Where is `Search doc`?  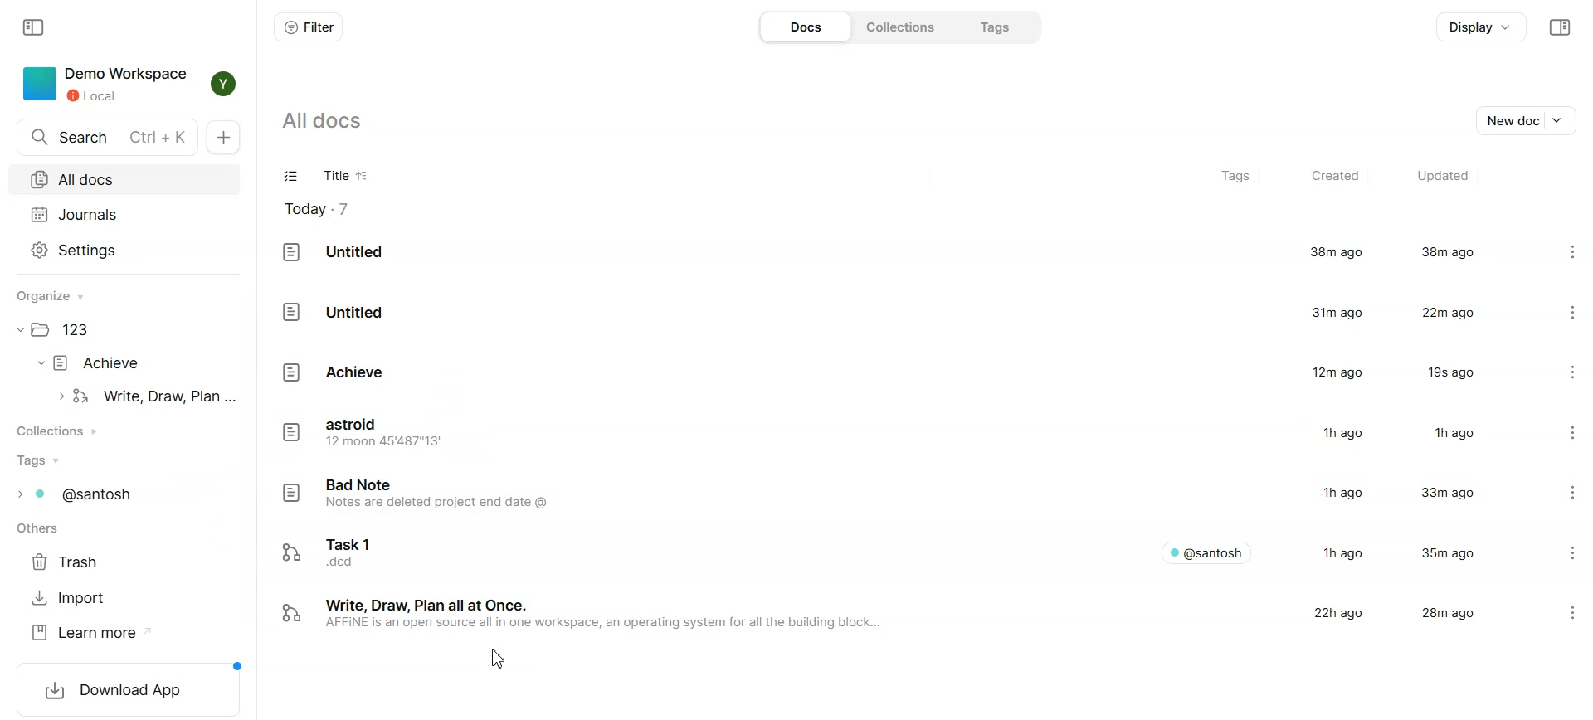
Search doc is located at coordinates (108, 138).